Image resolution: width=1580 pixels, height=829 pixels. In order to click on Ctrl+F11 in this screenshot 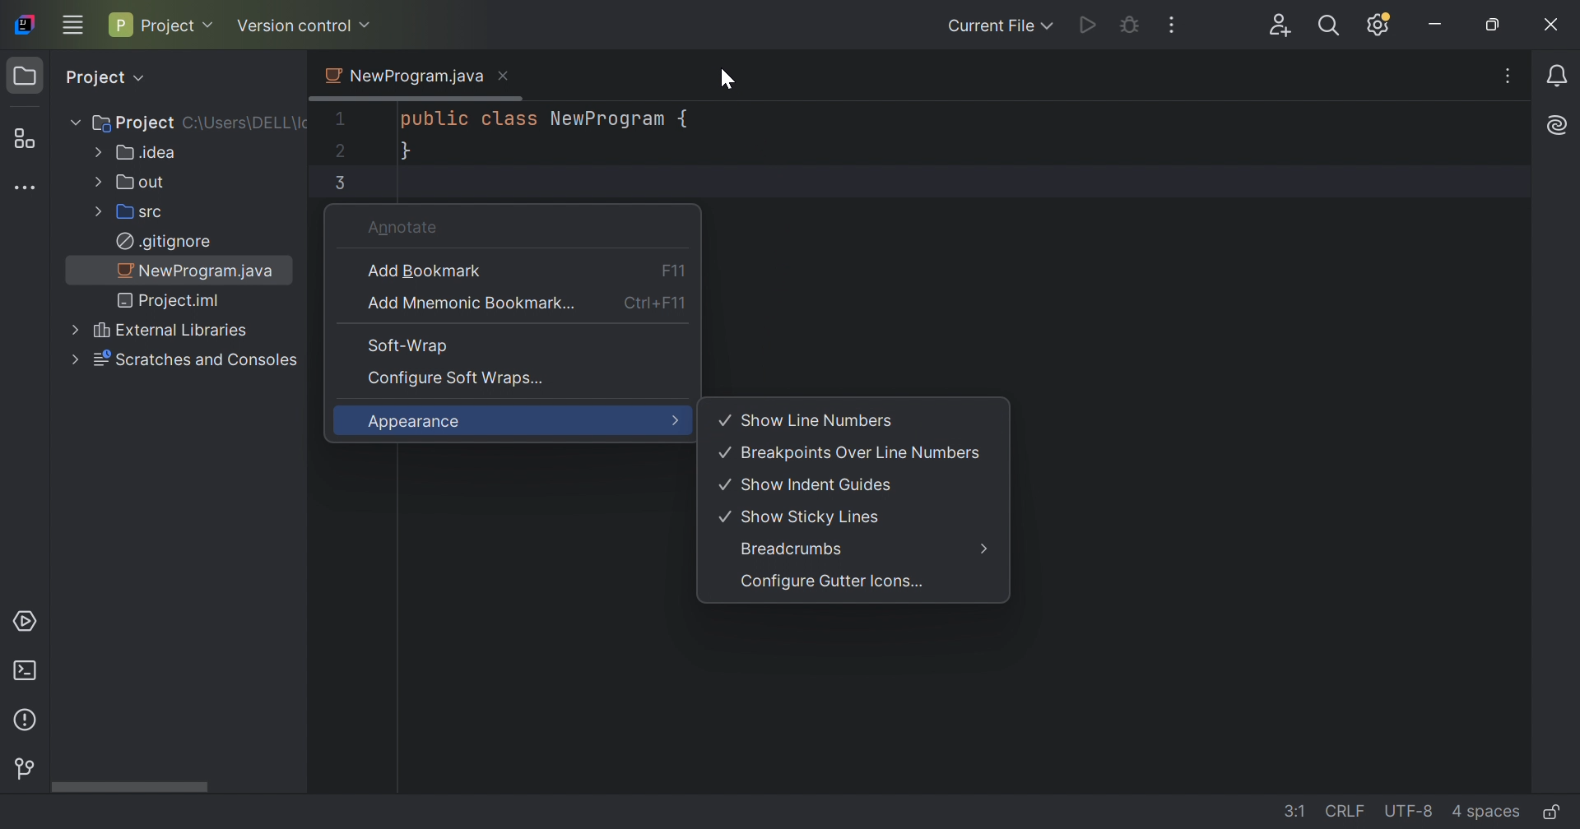, I will do `click(658, 306)`.